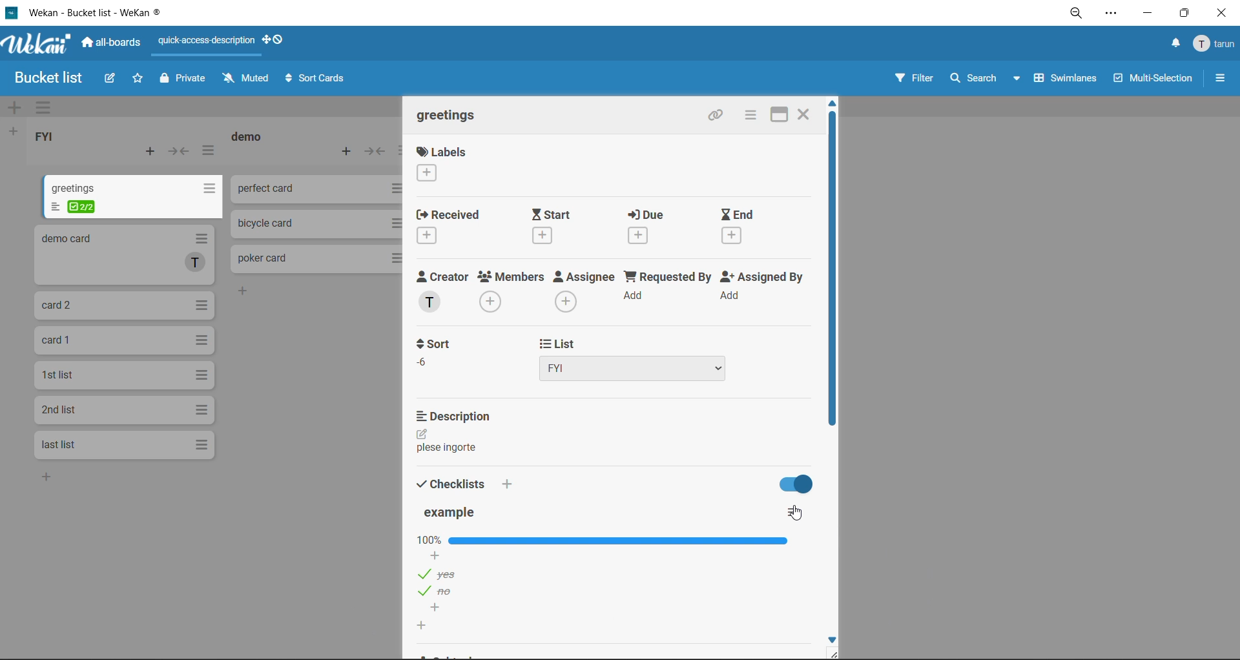  Describe the element at coordinates (125, 378) in the screenshot. I see `cards` at that location.